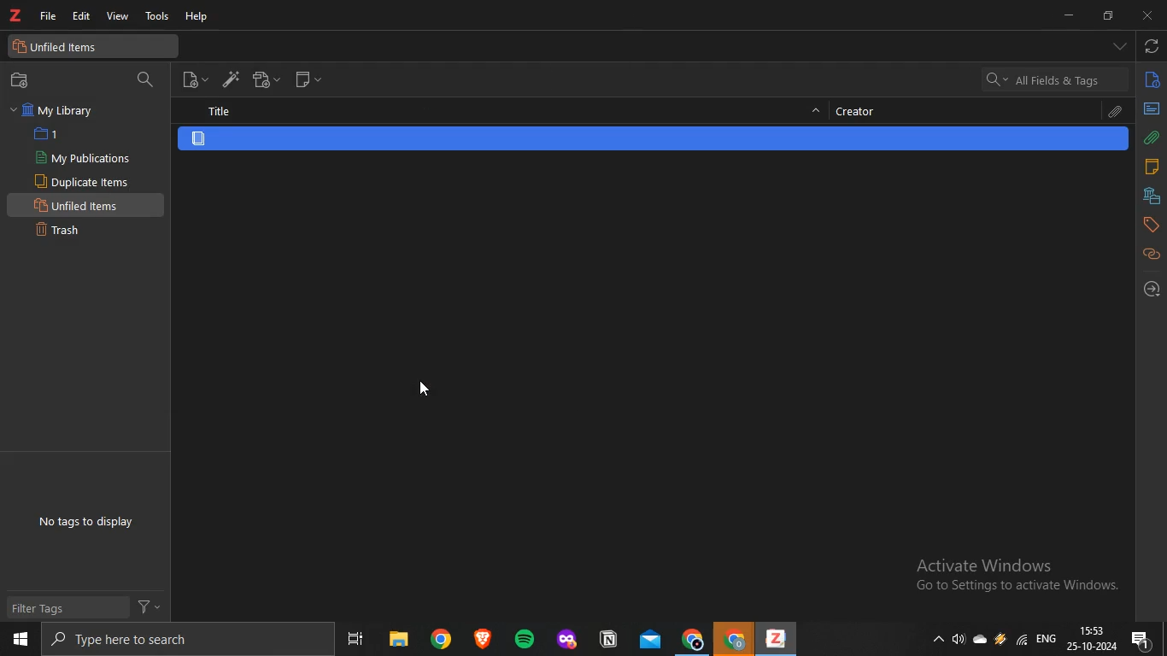  Describe the element at coordinates (862, 110) in the screenshot. I see `creator` at that location.